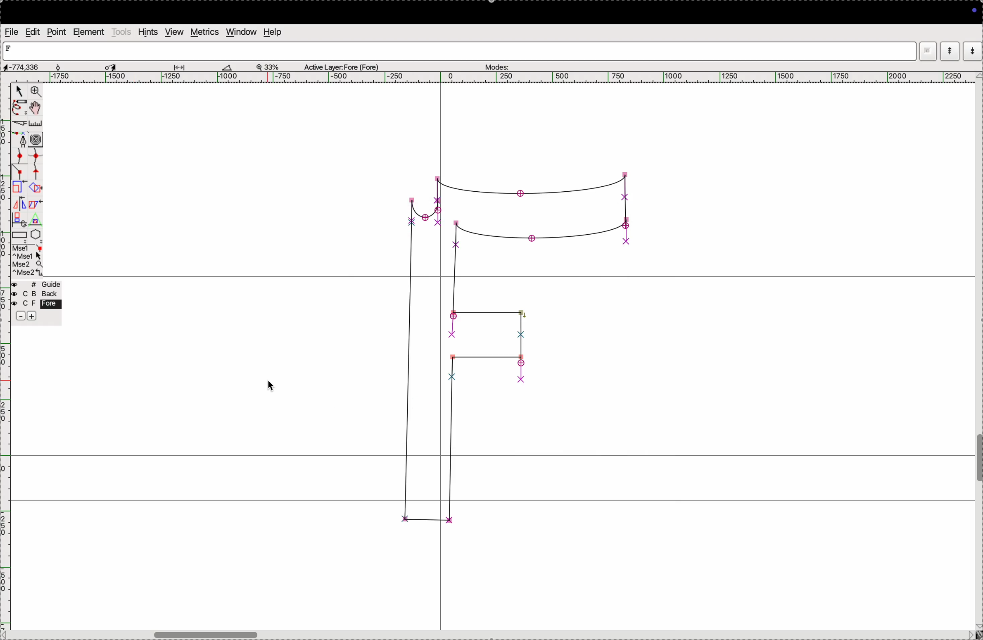  Describe the element at coordinates (928, 52) in the screenshot. I see `window mode` at that location.